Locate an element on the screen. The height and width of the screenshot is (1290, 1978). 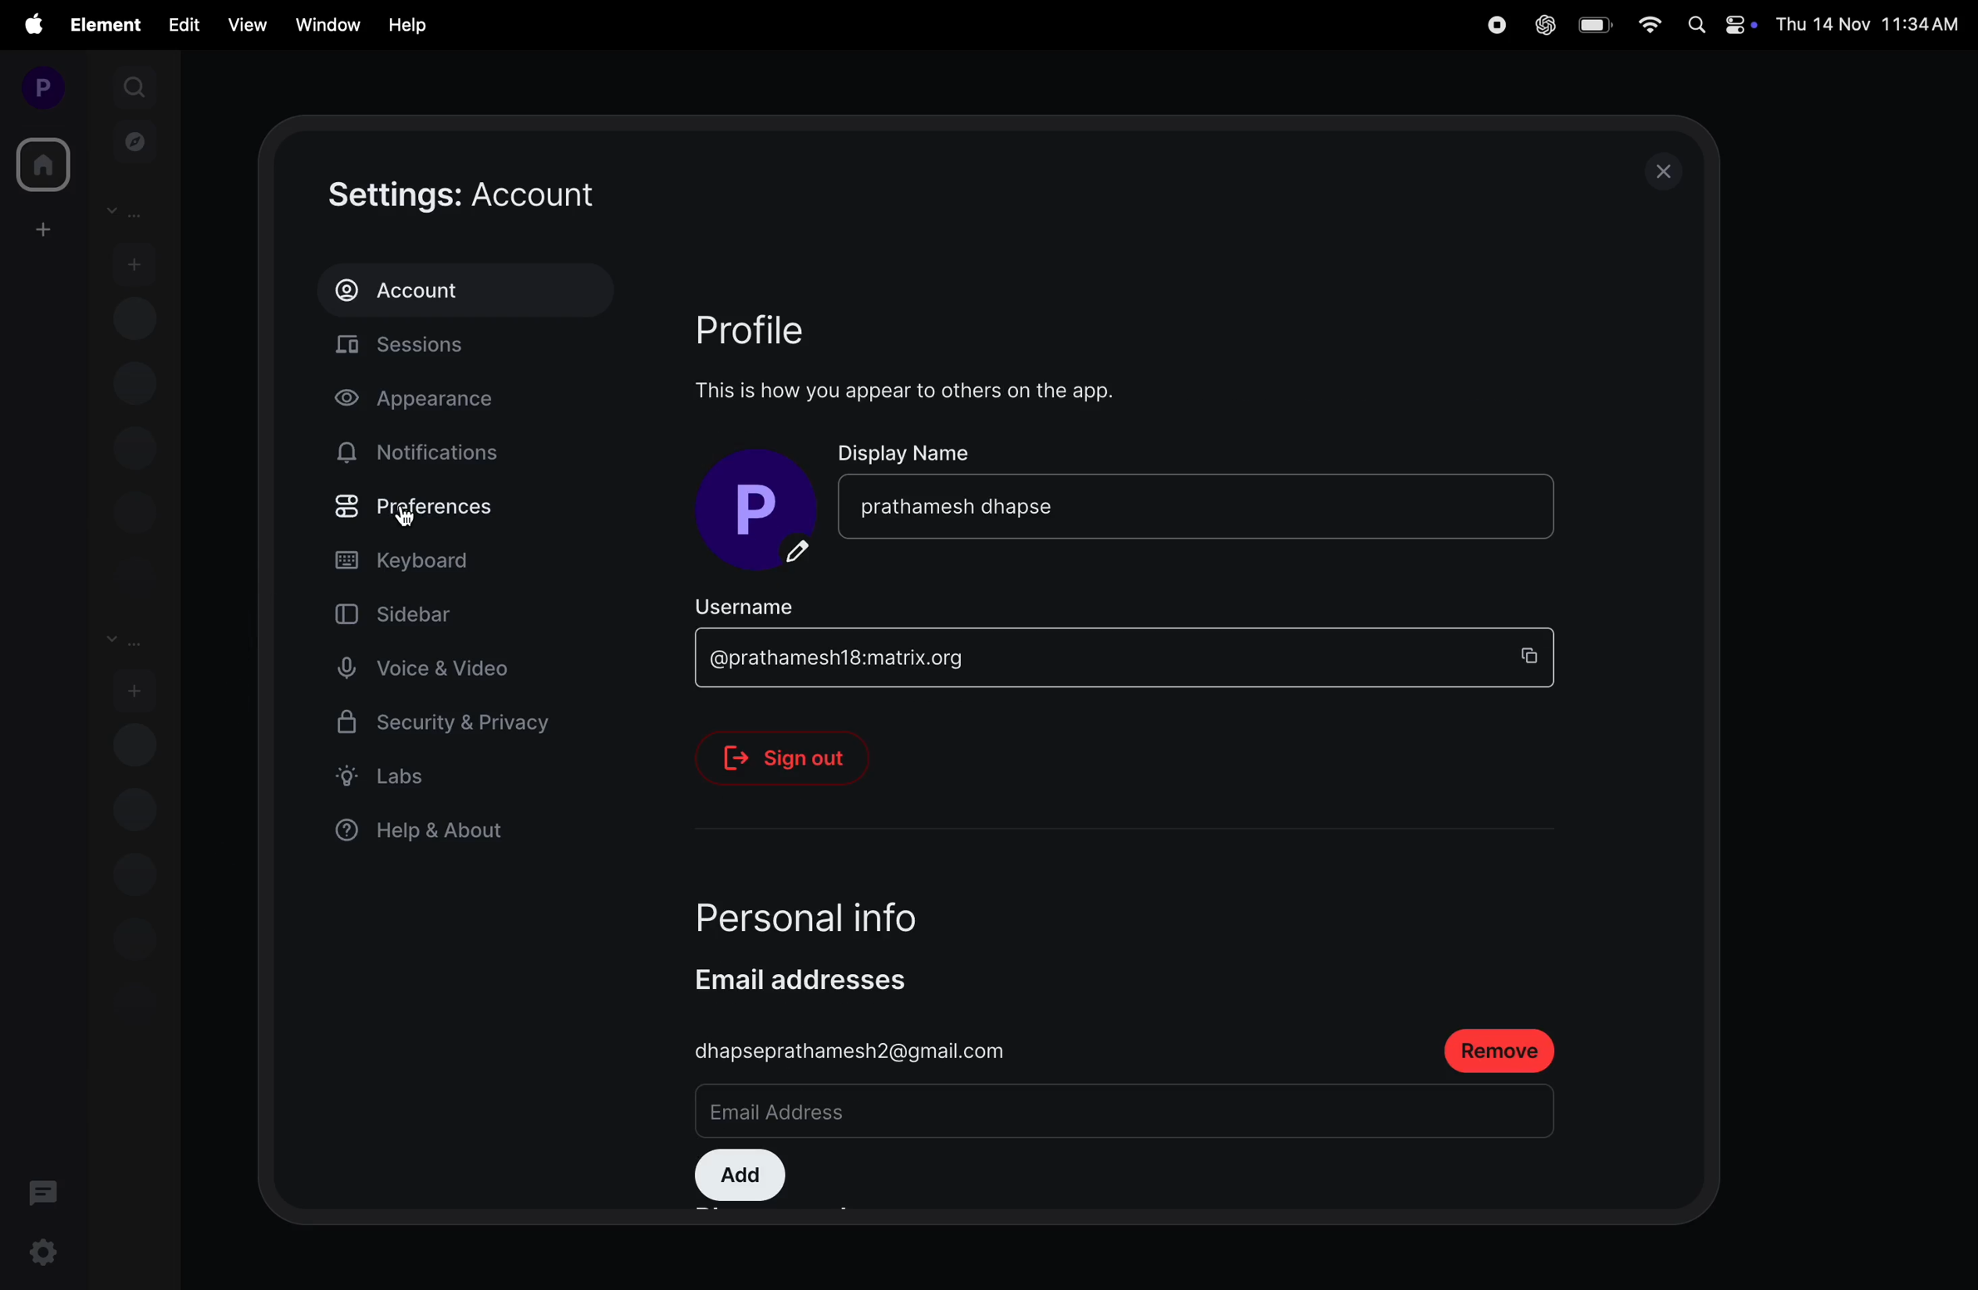
element is located at coordinates (101, 23).